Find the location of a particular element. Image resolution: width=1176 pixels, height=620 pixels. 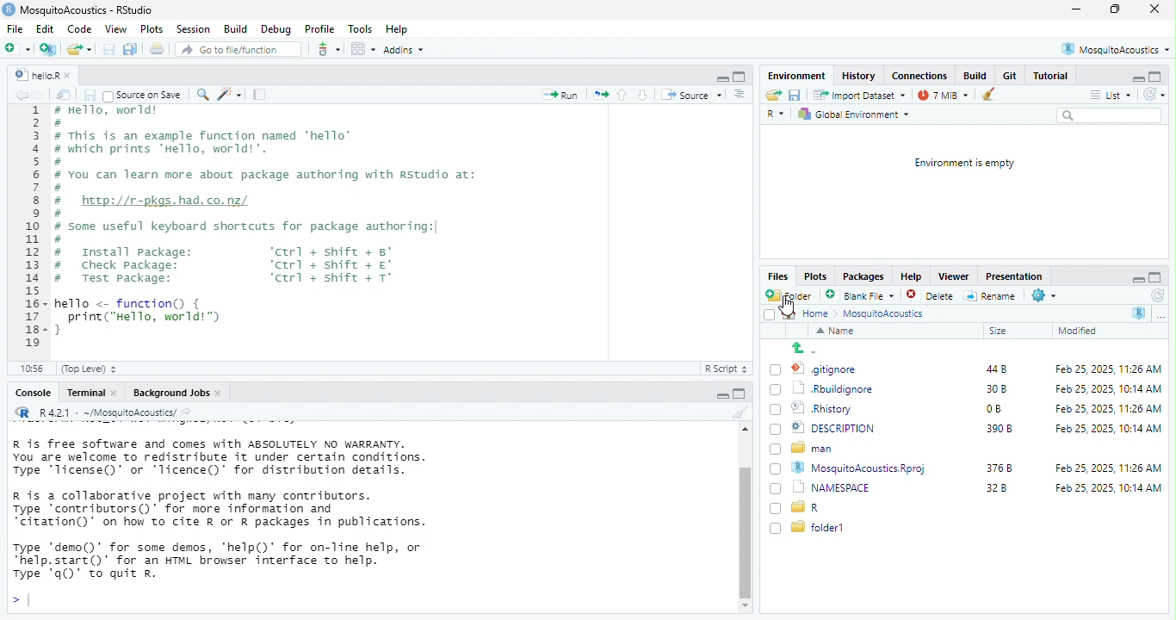

 Environment is located at coordinates (797, 75).